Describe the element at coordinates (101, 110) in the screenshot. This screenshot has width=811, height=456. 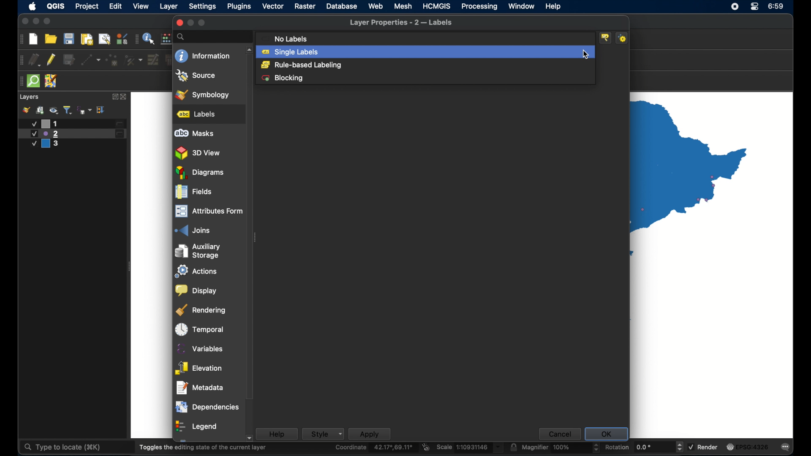
I see `expand` at that location.